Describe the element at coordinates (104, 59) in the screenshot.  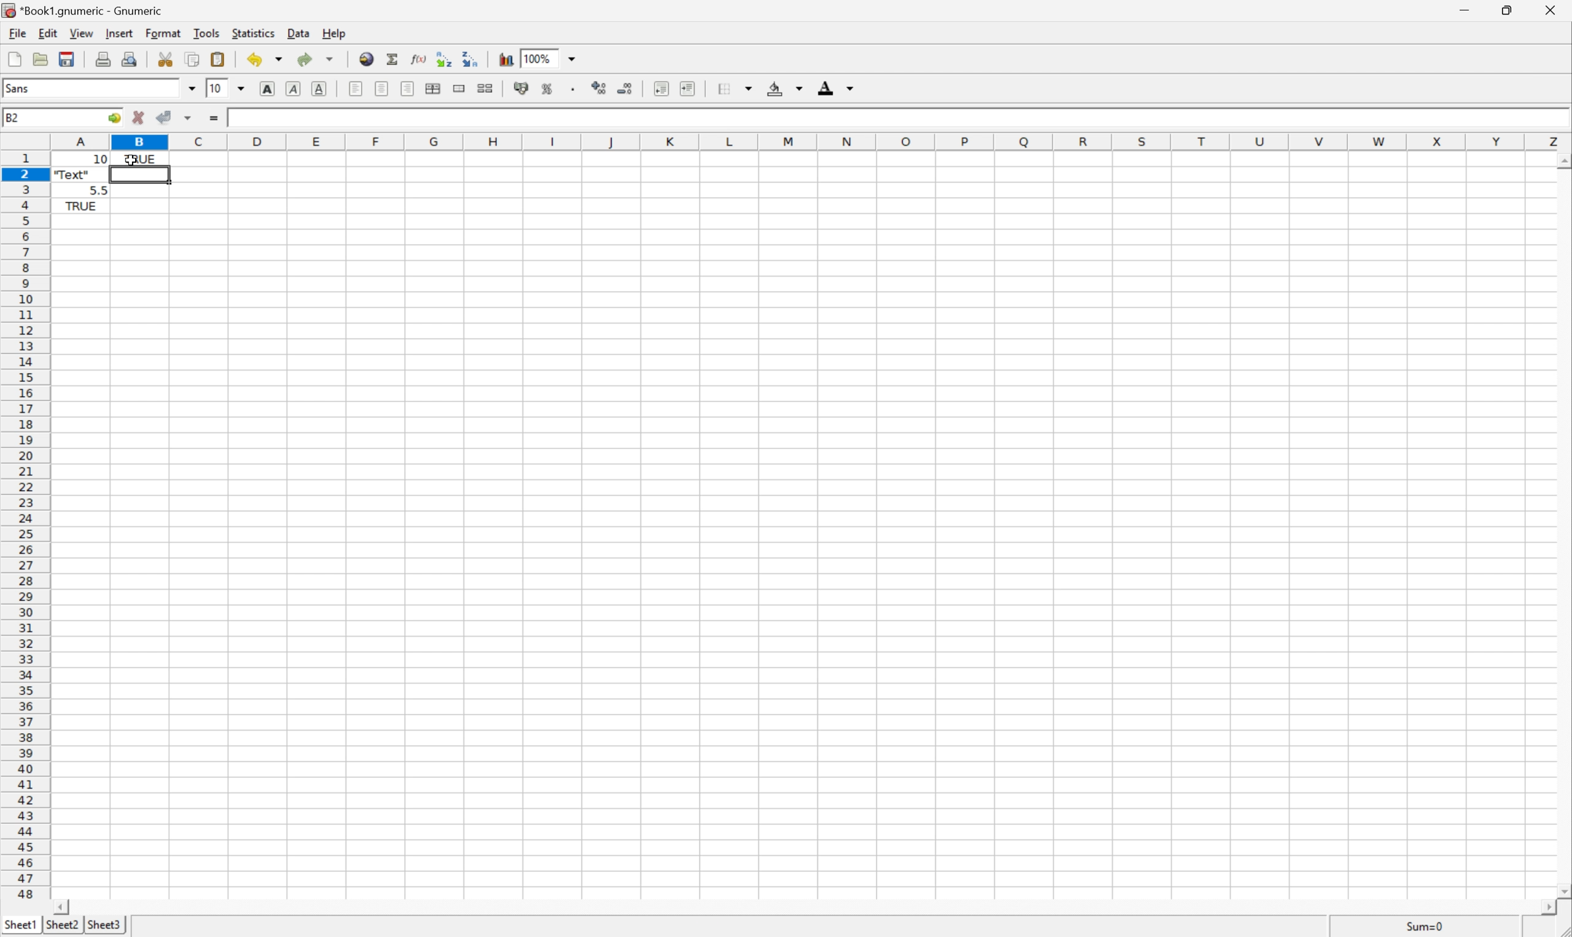
I see `Print current file` at that location.